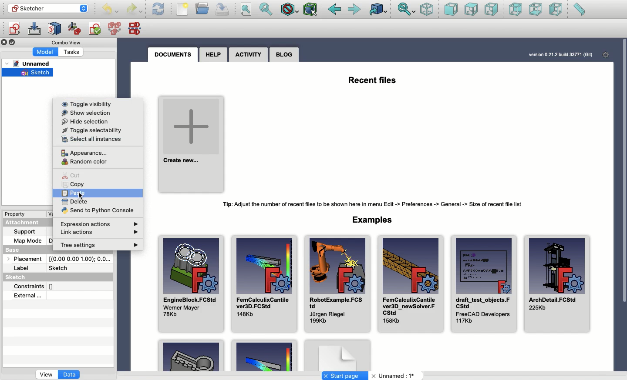  Describe the element at coordinates (311, 10) in the screenshot. I see `Bounding box` at that location.